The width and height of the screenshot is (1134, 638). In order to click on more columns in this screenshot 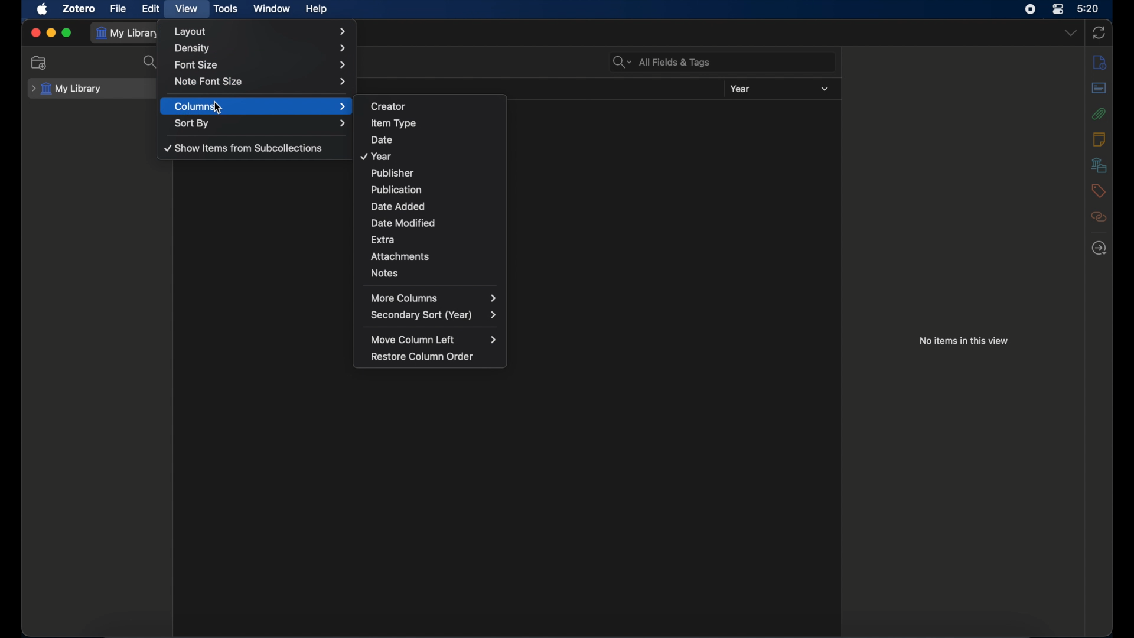, I will do `click(436, 297)`.